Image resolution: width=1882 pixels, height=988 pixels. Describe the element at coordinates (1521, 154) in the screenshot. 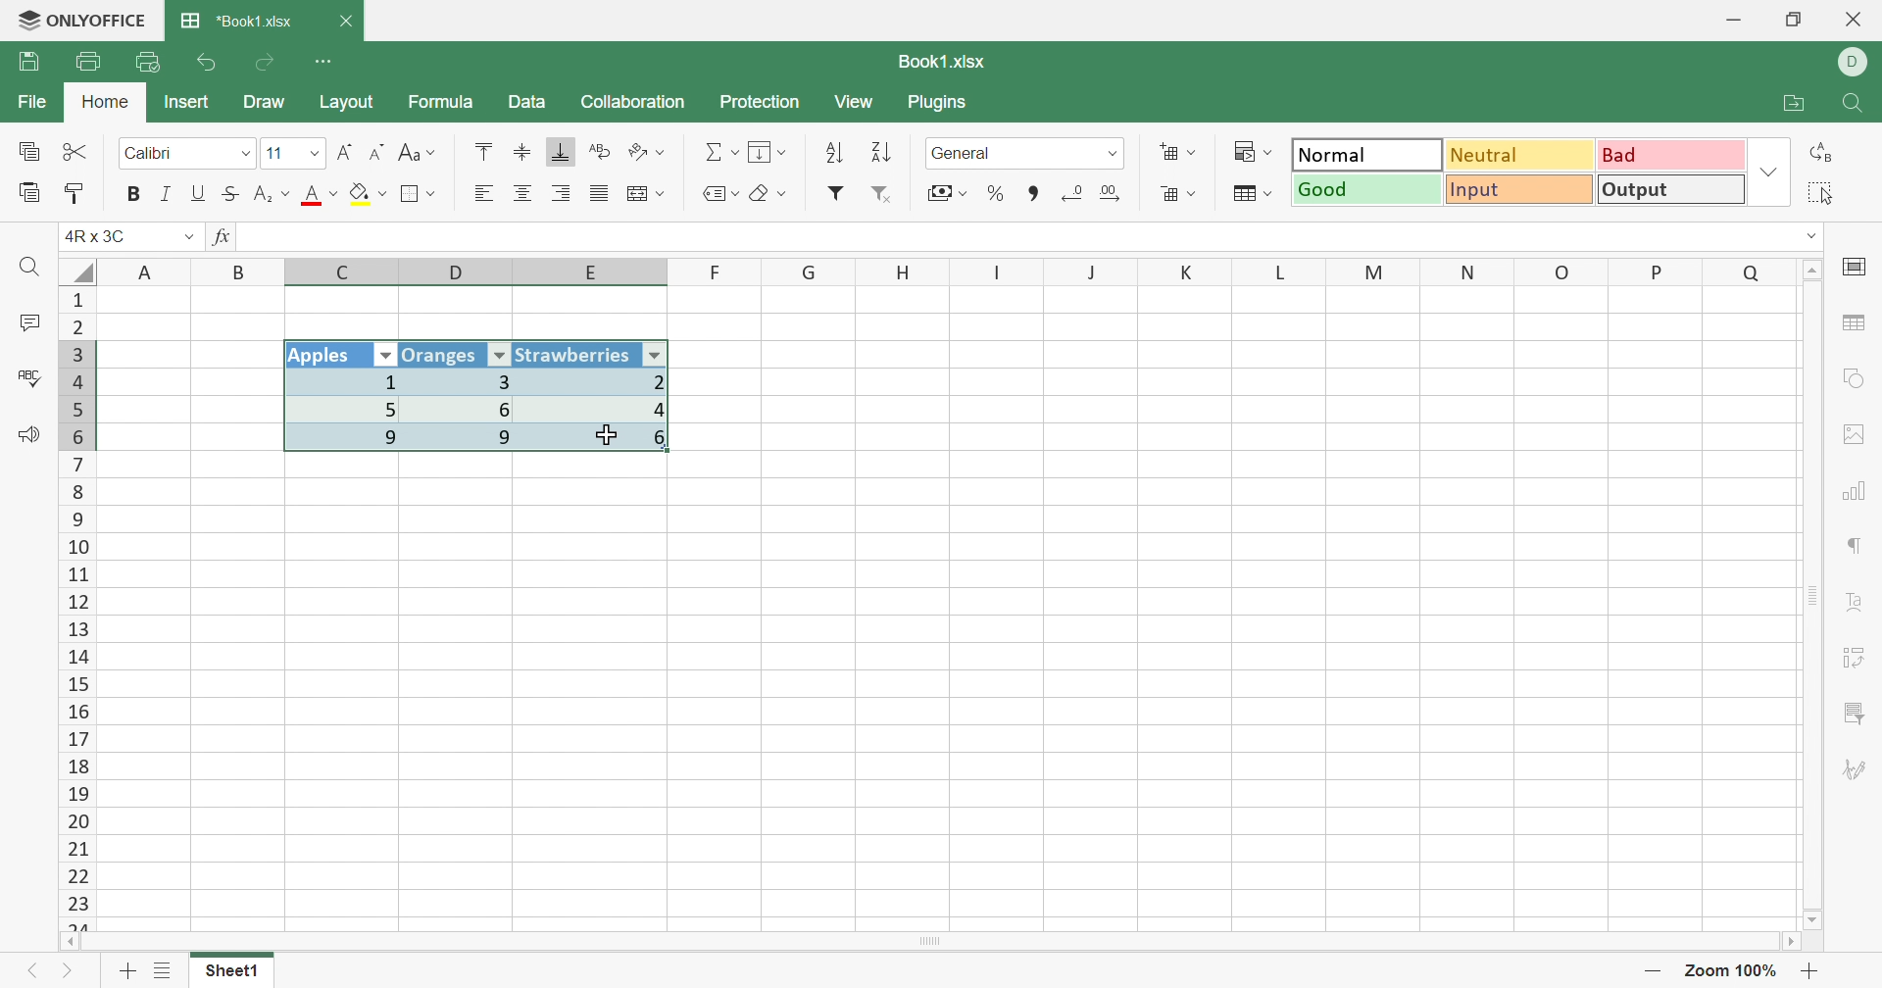

I see `Neutral` at that location.